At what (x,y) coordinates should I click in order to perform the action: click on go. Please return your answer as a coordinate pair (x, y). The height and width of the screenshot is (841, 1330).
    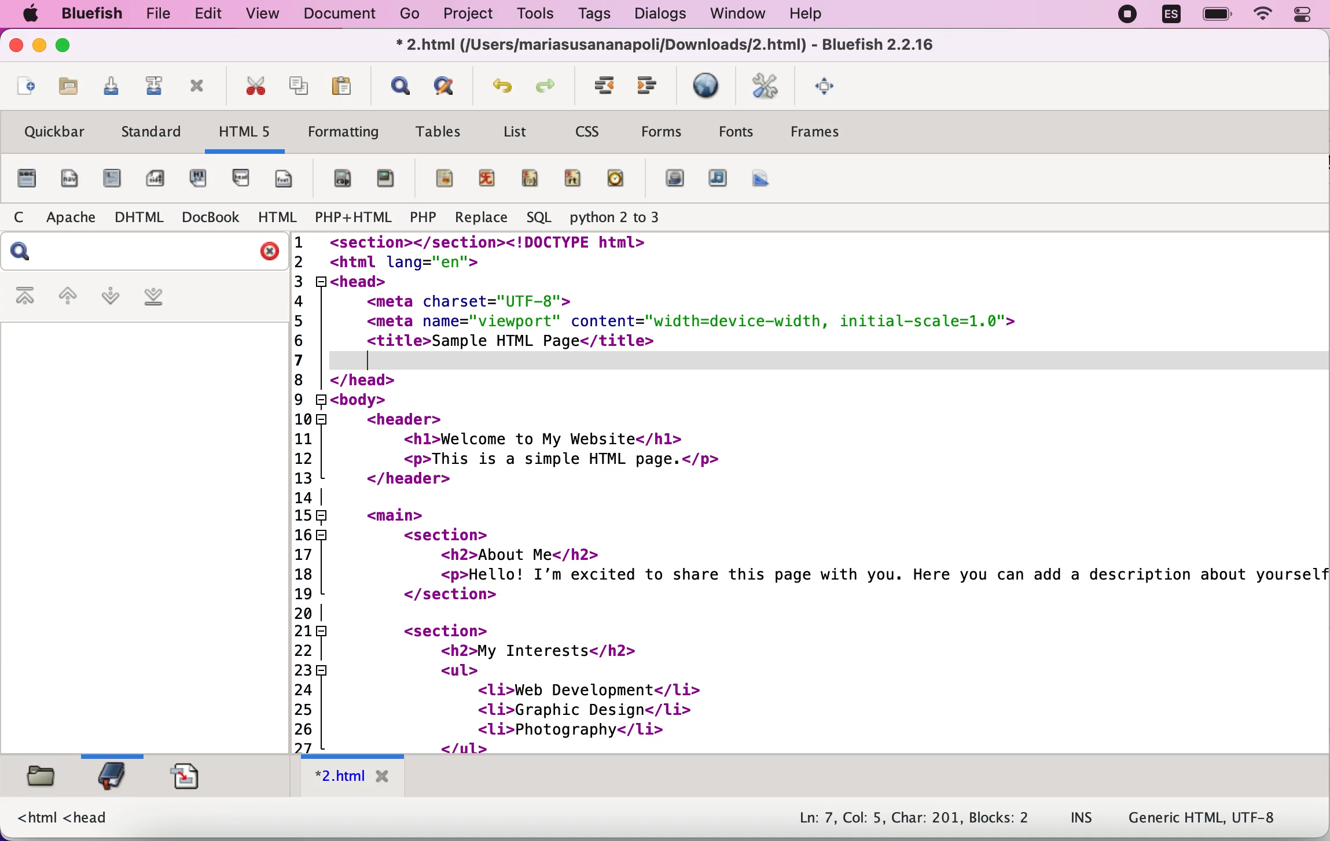
    Looking at the image, I should click on (412, 16).